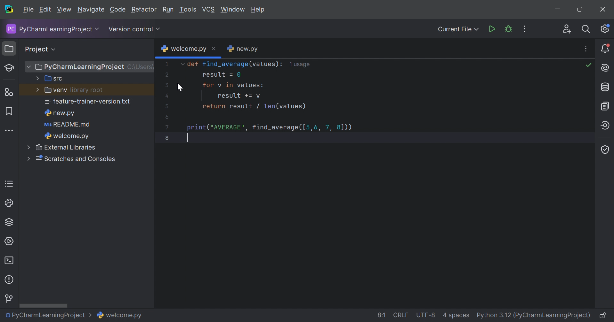 The image size is (614, 322). I want to click on Bookmarks, so click(10, 111).